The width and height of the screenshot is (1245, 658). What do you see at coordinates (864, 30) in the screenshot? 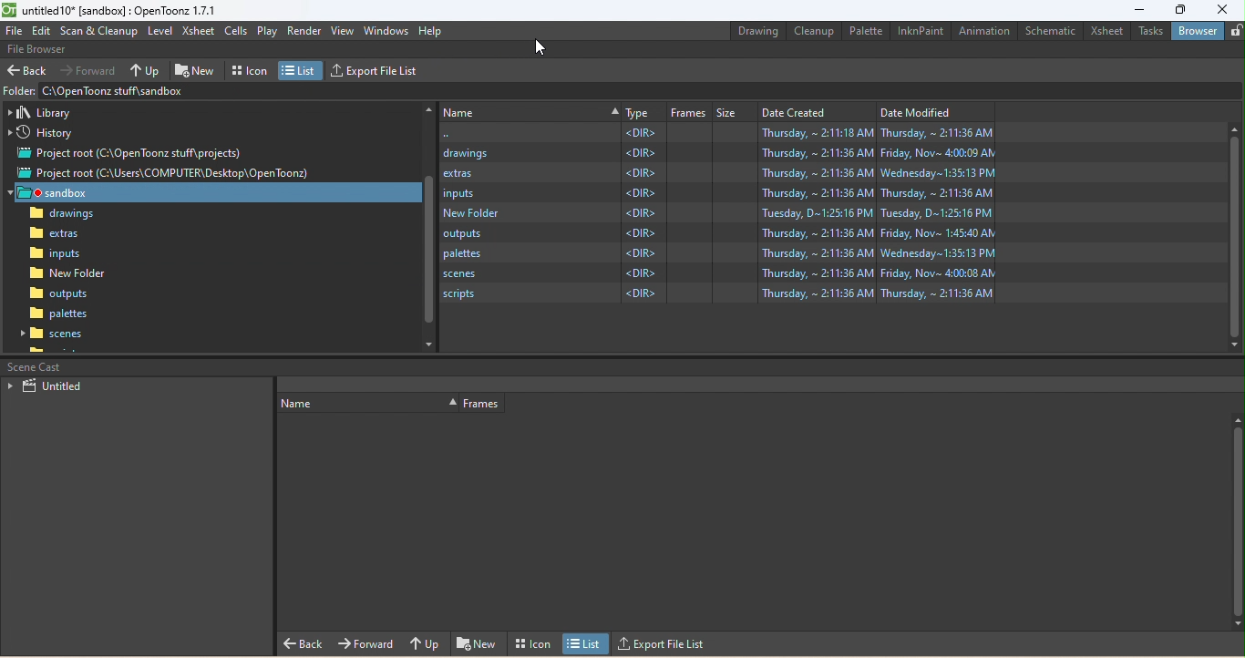
I see `Palette` at bounding box center [864, 30].